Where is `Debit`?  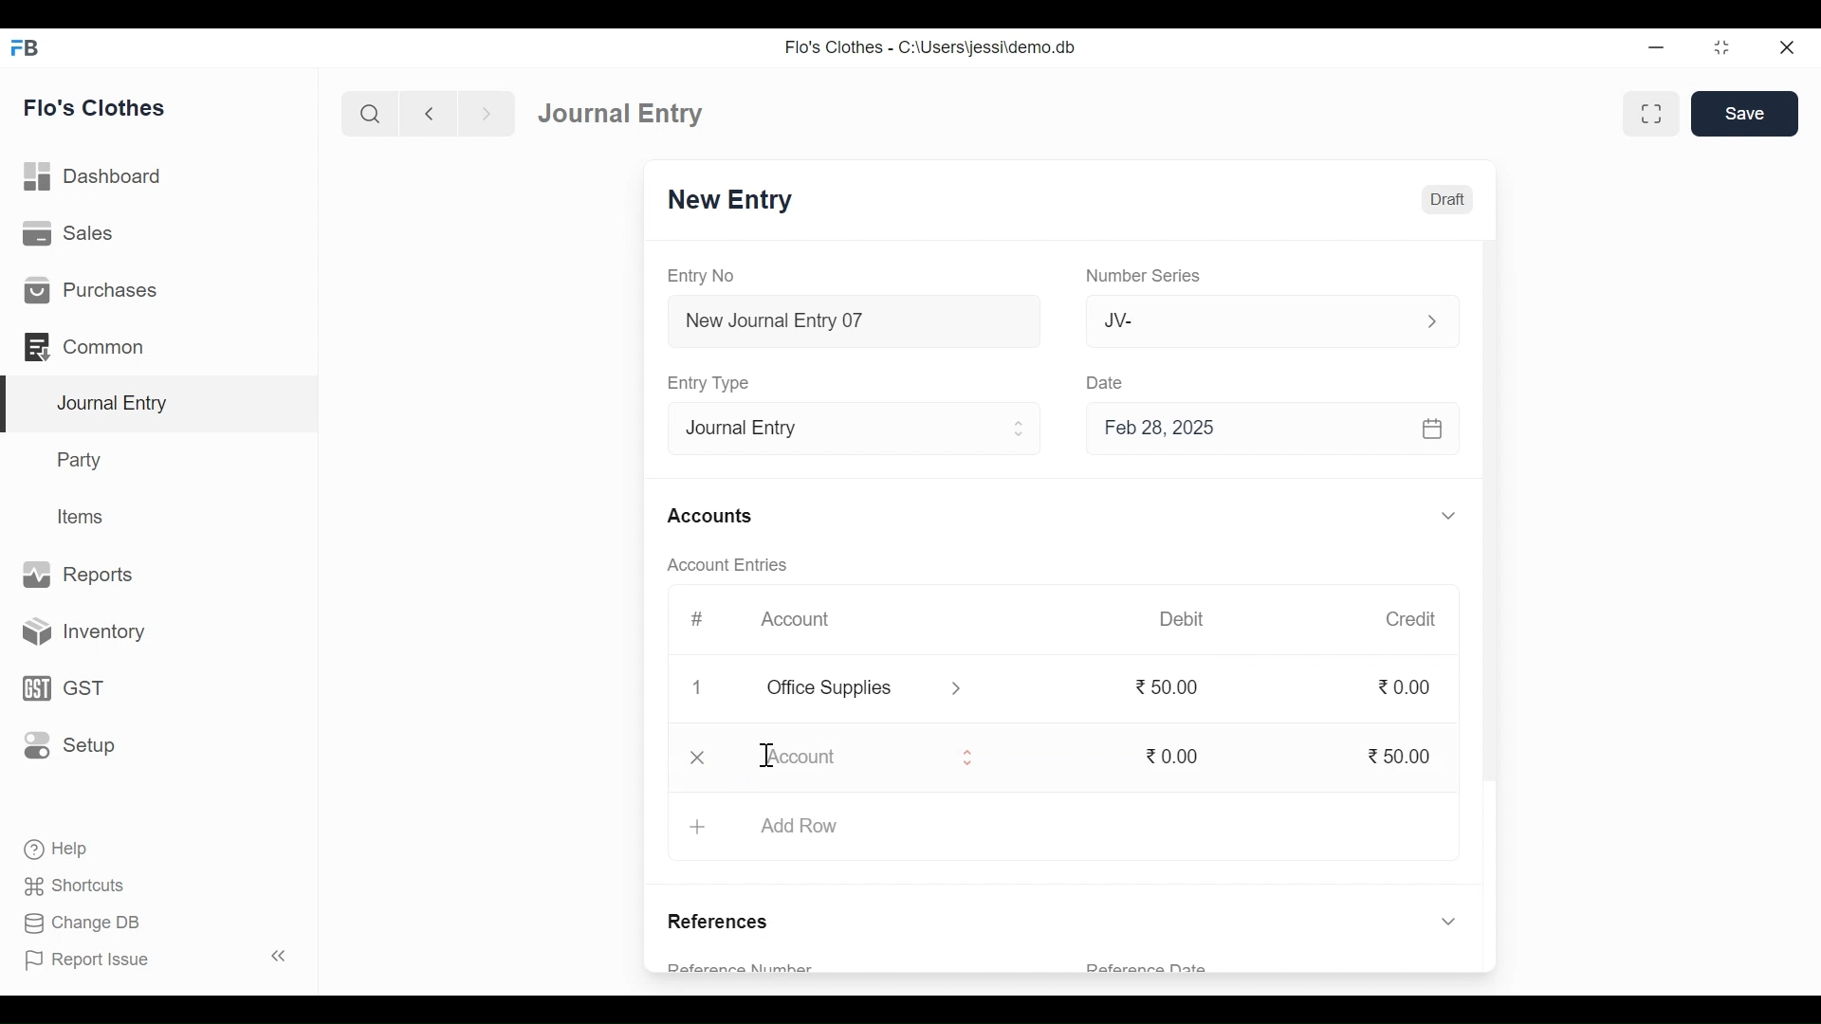 Debit is located at coordinates (1180, 619).